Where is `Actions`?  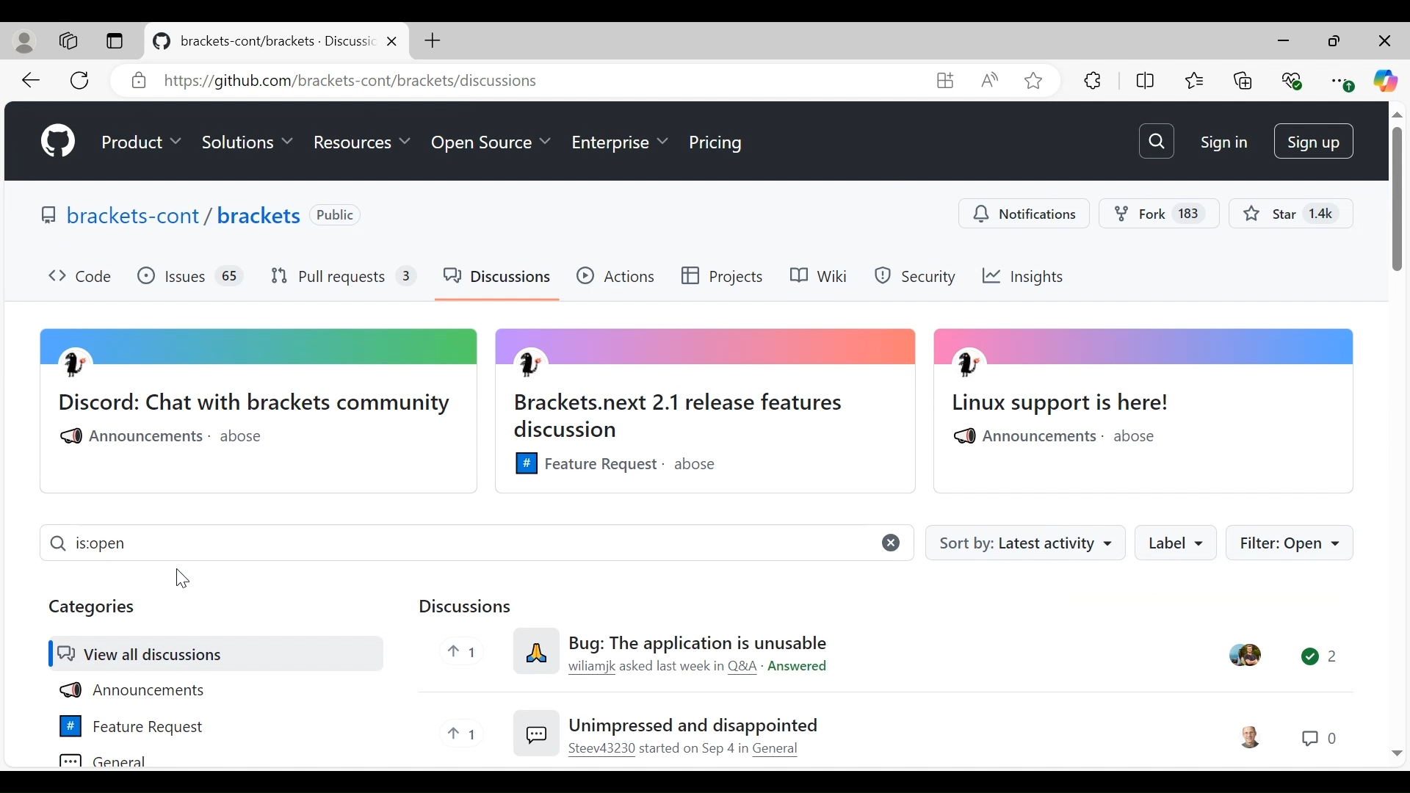 Actions is located at coordinates (616, 276).